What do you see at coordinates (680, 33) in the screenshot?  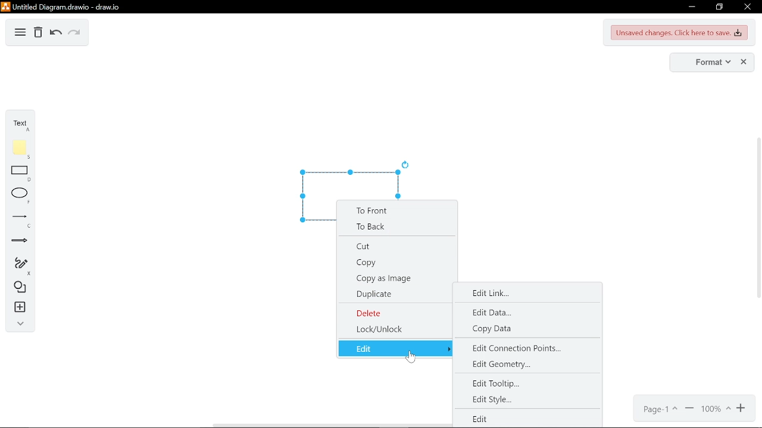 I see `unsaved changes. Click here to save ` at bounding box center [680, 33].